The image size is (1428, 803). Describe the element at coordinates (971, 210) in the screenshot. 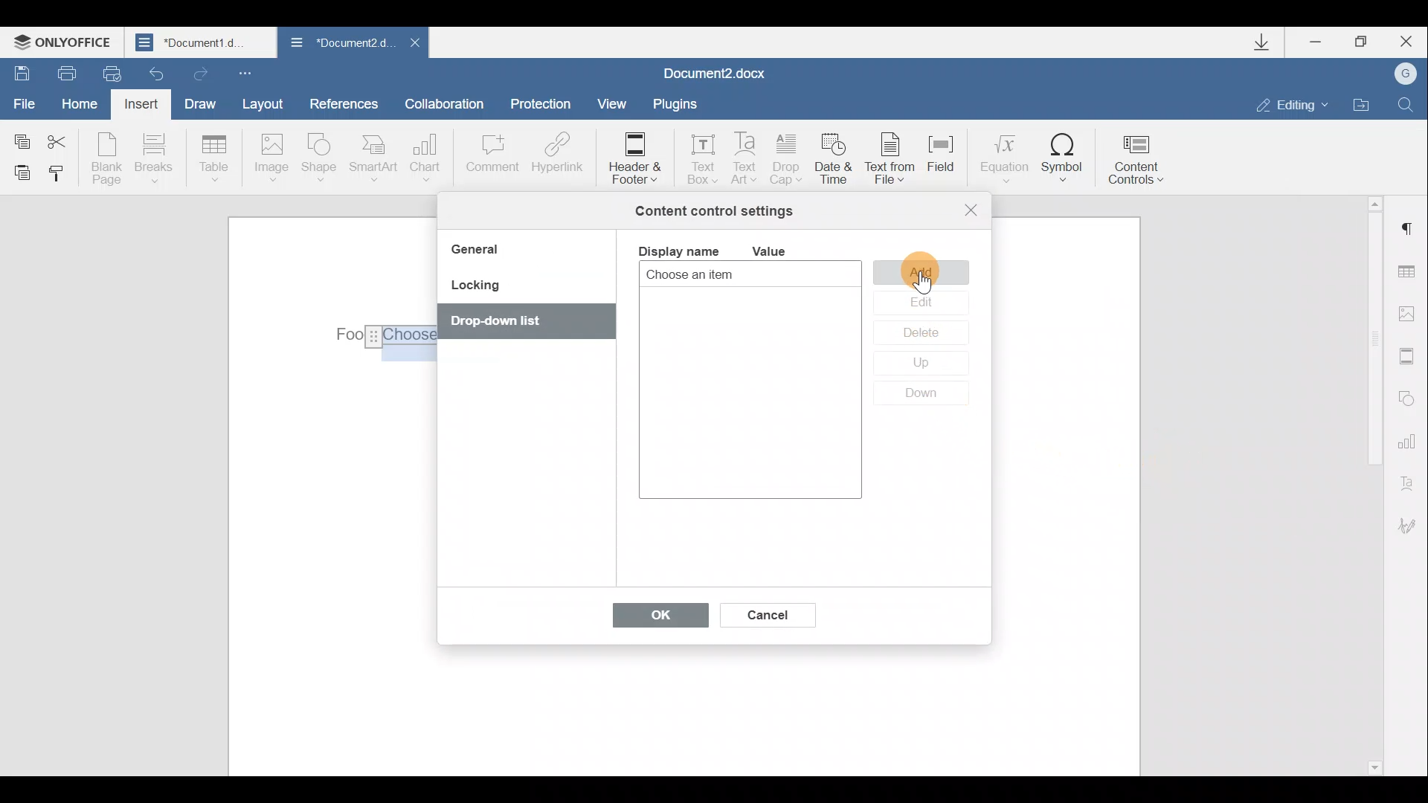

I see `Close` at that location.